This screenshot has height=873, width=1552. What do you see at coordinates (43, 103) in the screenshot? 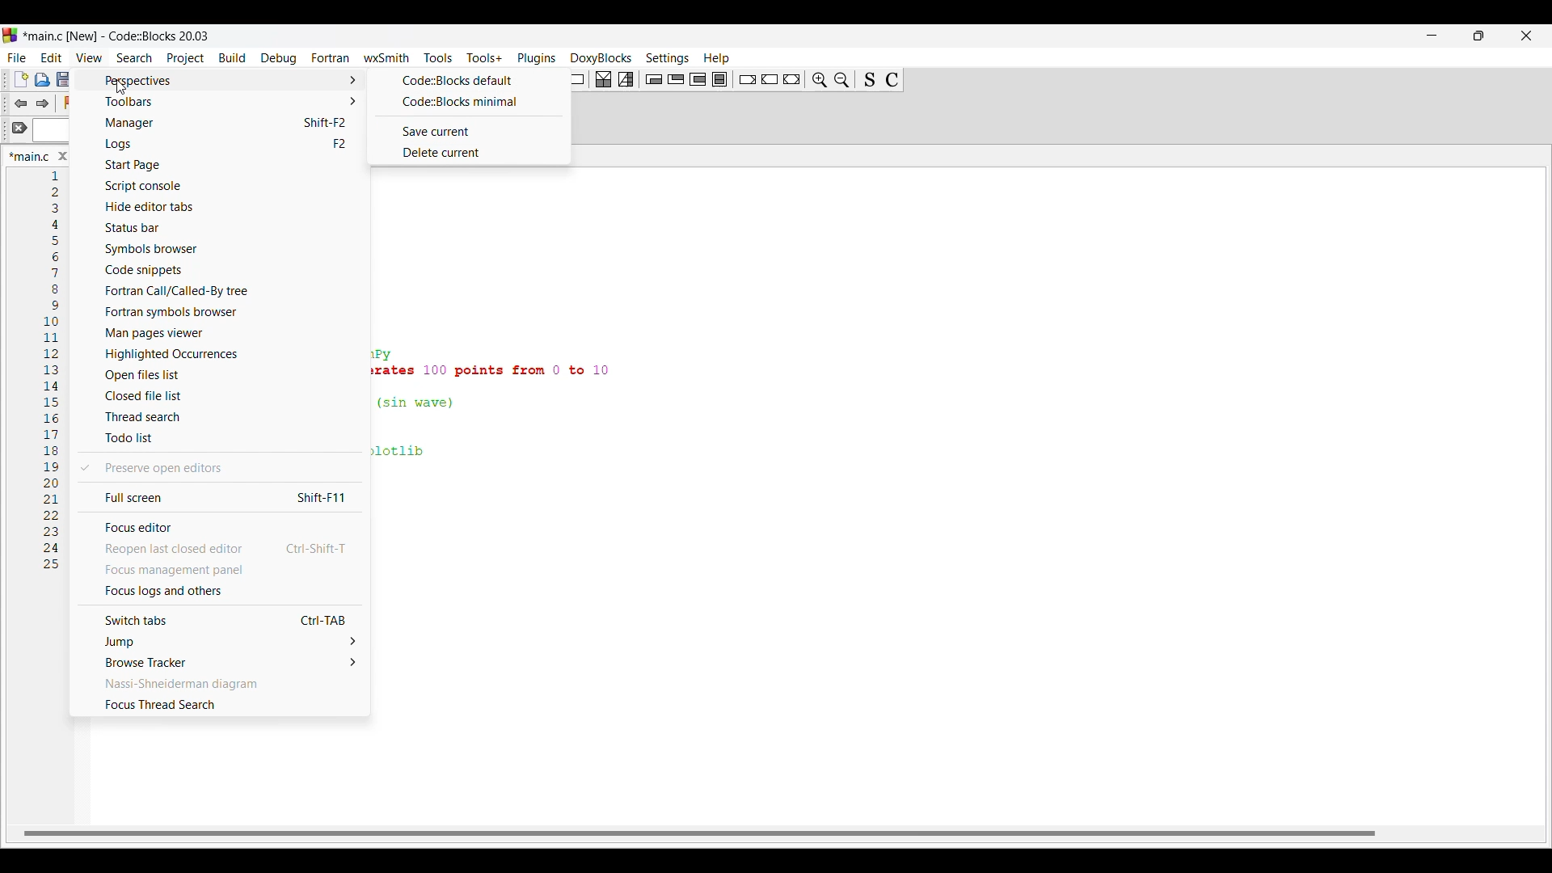
I see `Jump forward` at bounding box center [43, 103].